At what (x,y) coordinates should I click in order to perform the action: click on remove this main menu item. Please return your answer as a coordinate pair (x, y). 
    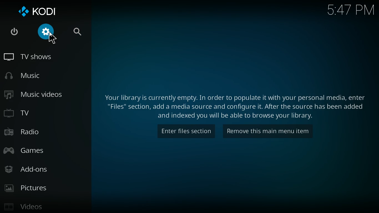
    Looking at the image, I should click on (268, 131).